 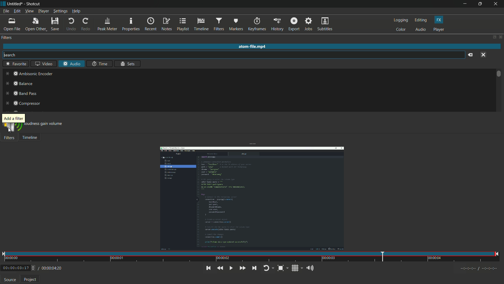 What do you see at coordinates (297, 268) in the screenshot?
I see `toggle grid` at bounding box center [297, 268].